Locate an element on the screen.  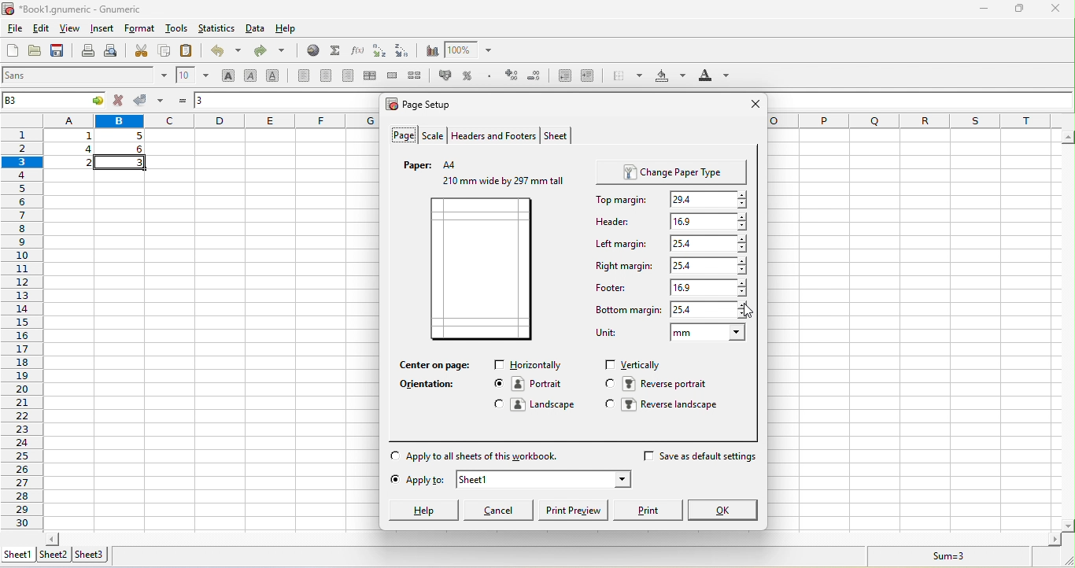
sheet 1 is located at coordinates (18, 553).